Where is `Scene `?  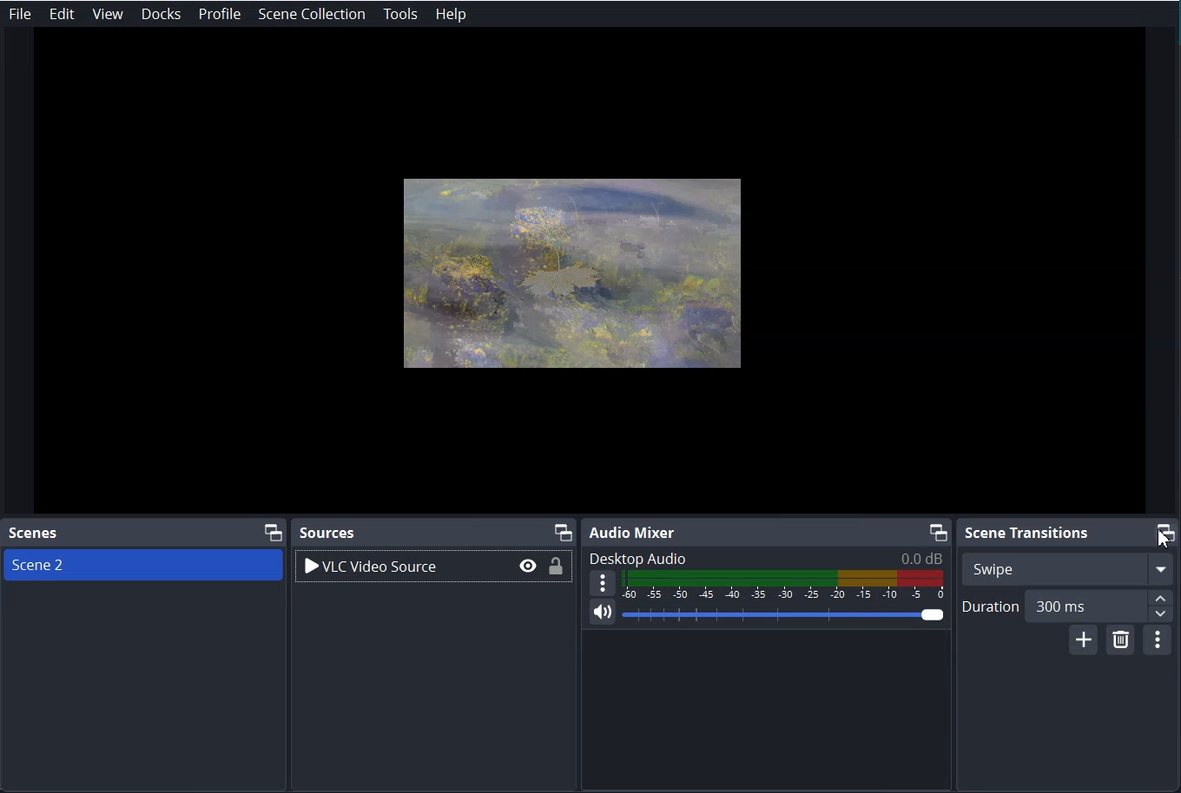 Scene  is located at coordinates (115, 564).